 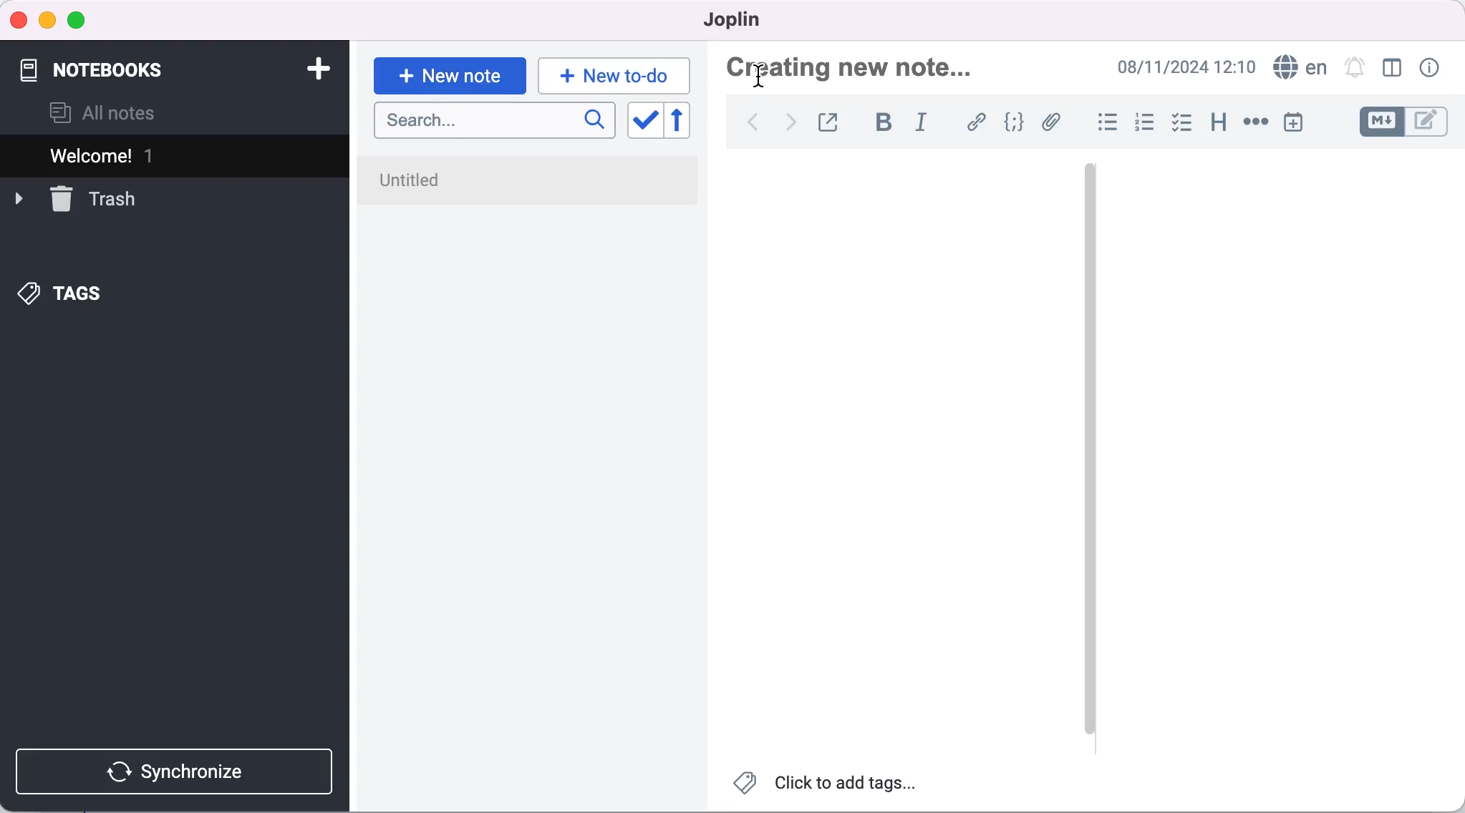 I want to click on minimize, so click(x=49, y=19).